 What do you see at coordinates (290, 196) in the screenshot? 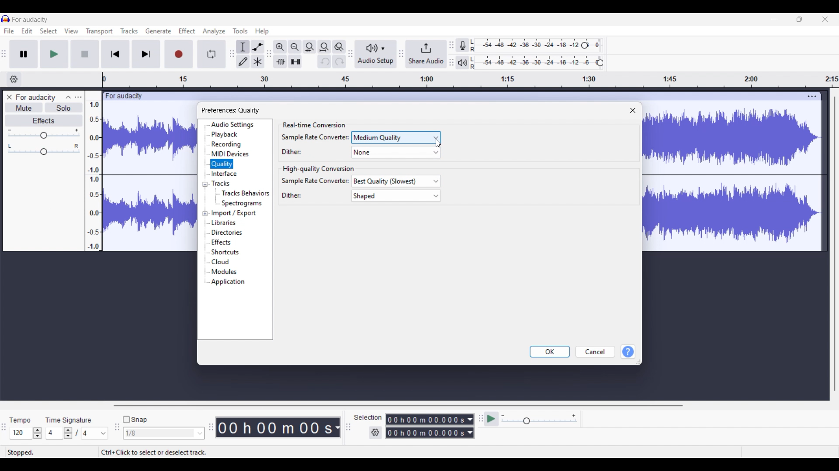
I see `dither:` at bounding box center [290, 196].